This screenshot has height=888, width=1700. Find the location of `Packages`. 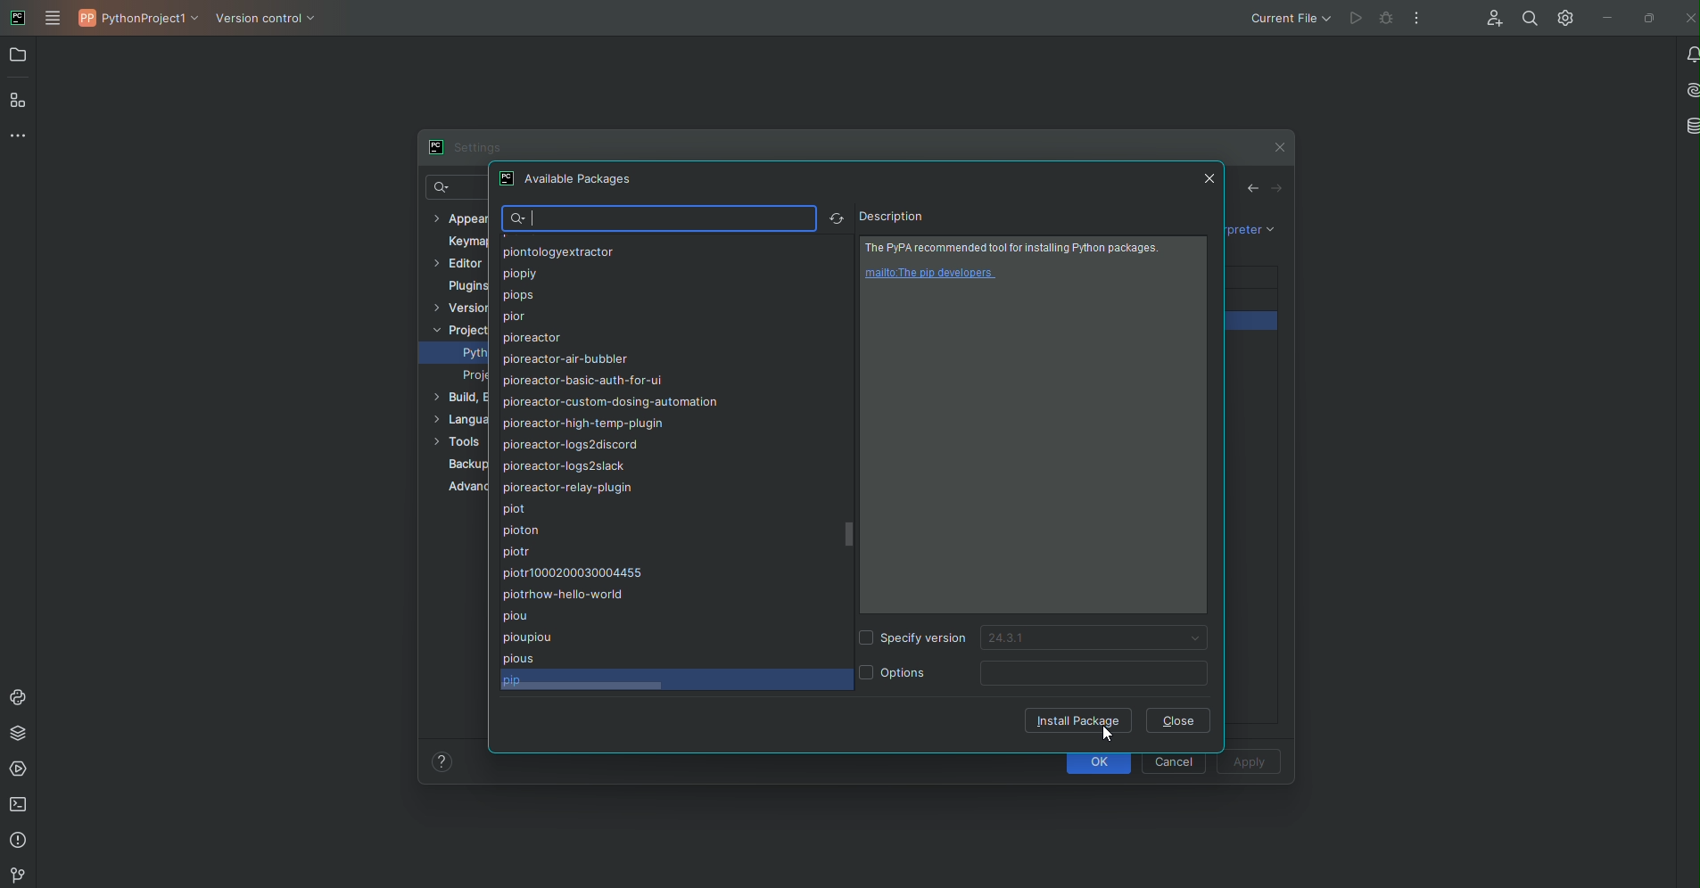

Packages is located at coordinates (17, 736).